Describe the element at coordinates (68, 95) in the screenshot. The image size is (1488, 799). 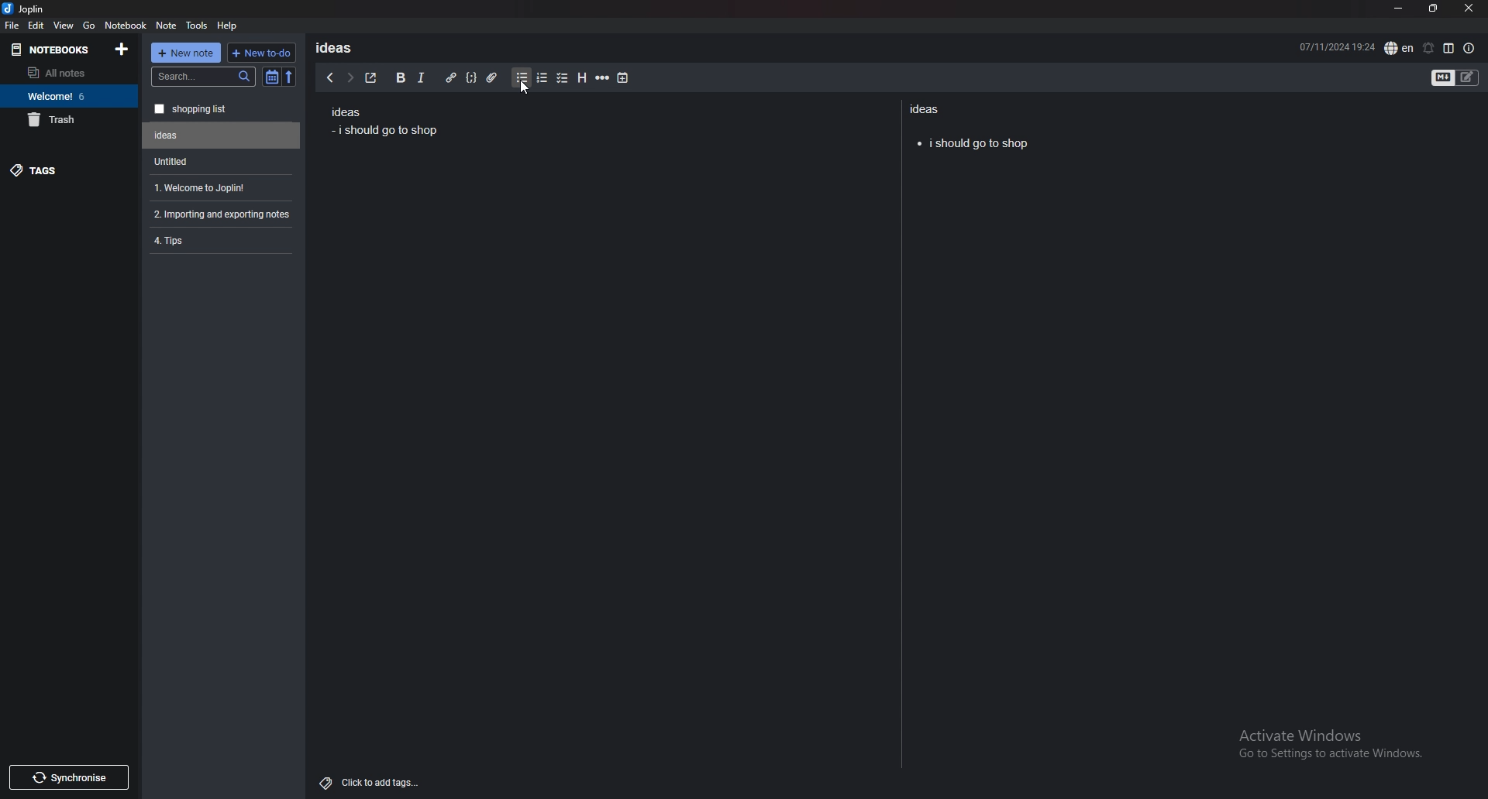
I see `Welcome` at that location.